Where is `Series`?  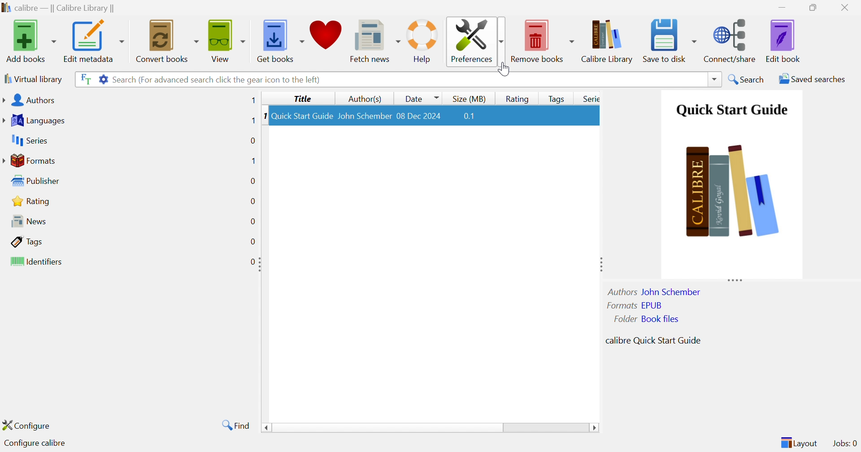 Series is located at coordinates (589, 99).